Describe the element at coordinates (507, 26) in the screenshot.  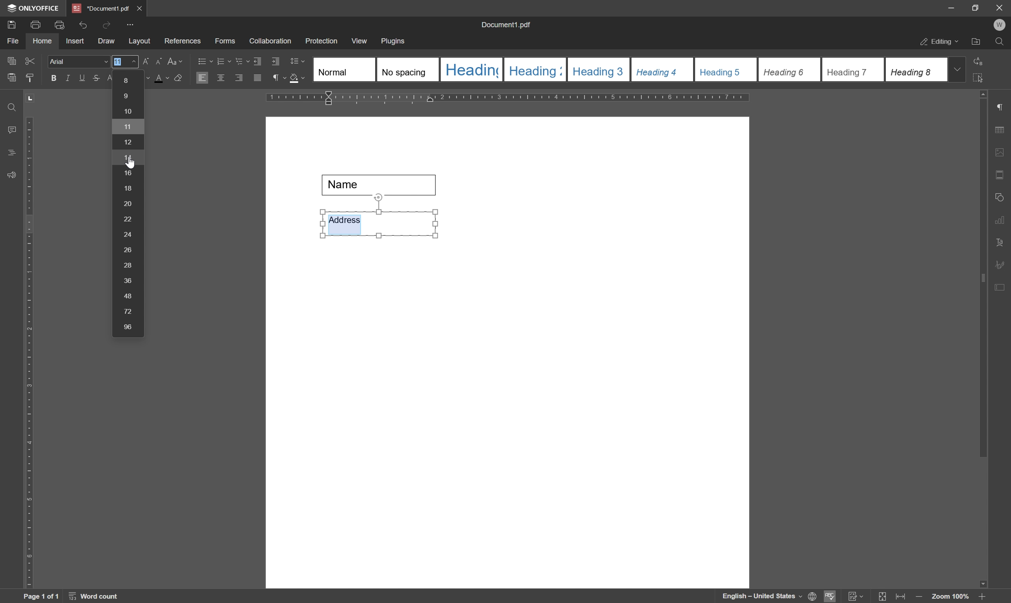
I see `document1.pdf` at that location.